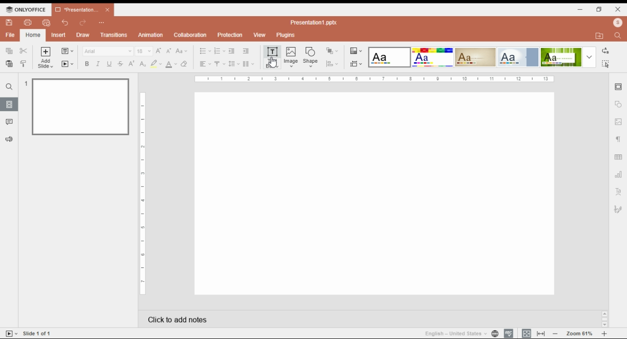 The image size is (627, 339). I want to click on color theme, so click(518, 57).